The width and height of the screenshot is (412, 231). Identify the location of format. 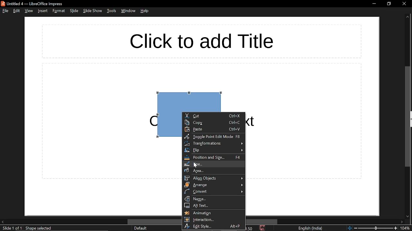
(58, 11).